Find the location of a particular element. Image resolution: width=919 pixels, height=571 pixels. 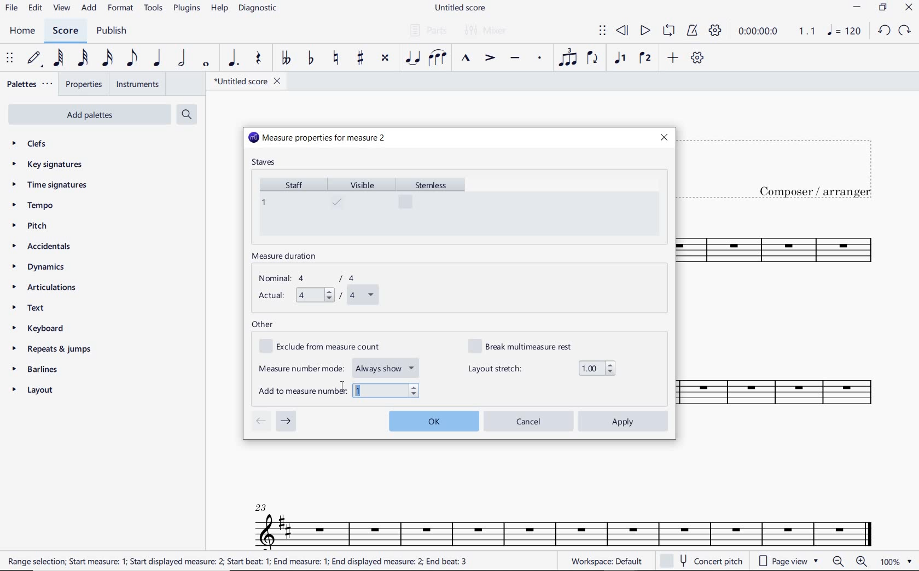

add to measure number is located at coordinates (339, 389).